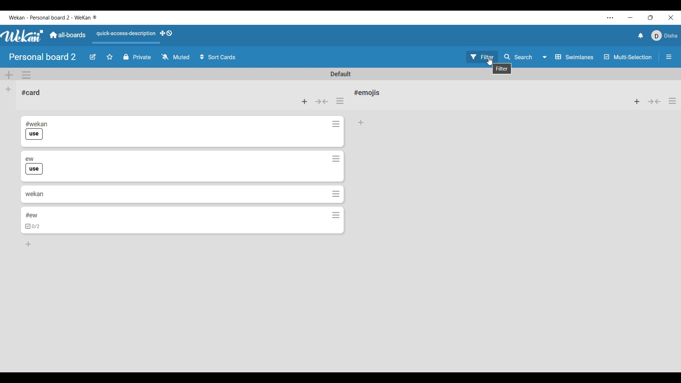 Image resolution: width=681 pixels, height=383 pixels. What do you see at coordinates (517, 56) in the screenshot?
I see `Search` at bounding box center [517, 56].